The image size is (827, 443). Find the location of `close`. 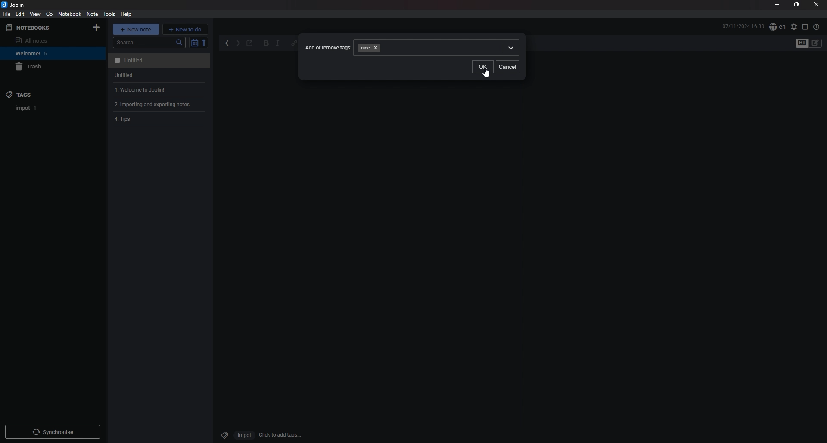

close is located at coordinates (816, 5).